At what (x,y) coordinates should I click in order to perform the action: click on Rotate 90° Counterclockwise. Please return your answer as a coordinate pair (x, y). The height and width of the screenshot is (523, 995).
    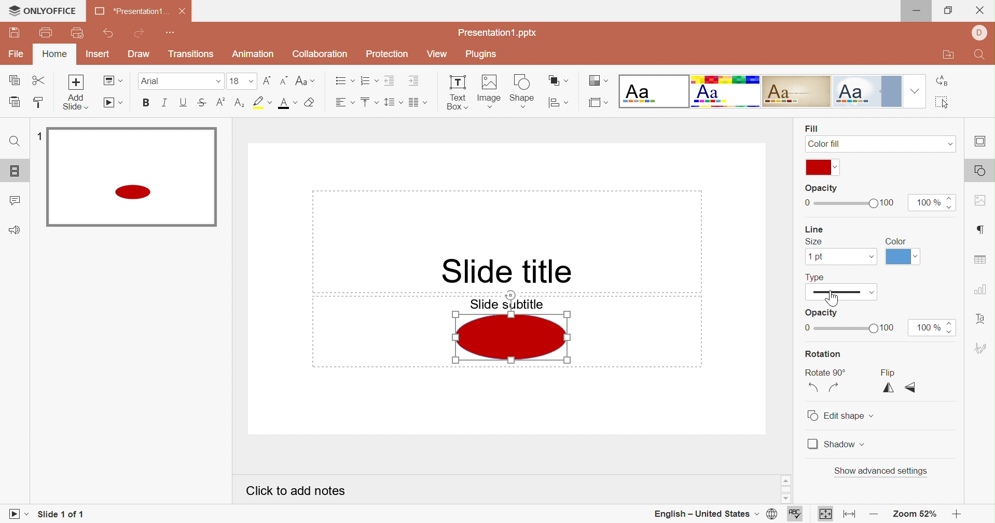
    Looking at the image, I should click on (813, 388).